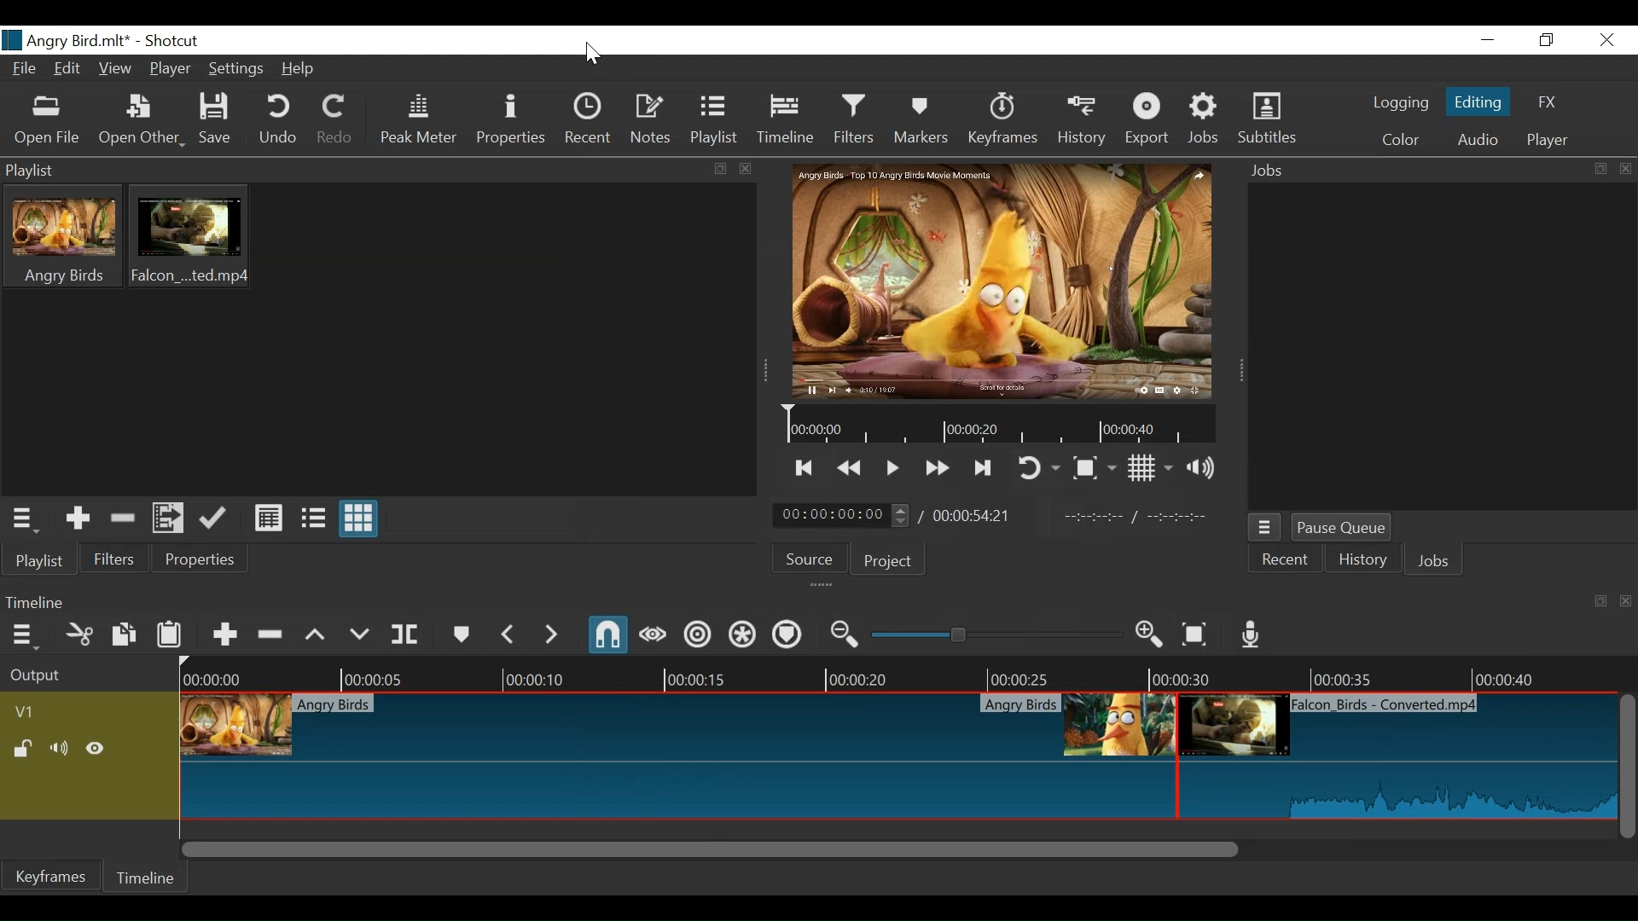  What do you see at coordinates (27, 637) in the screenshot?
I see `Timeline menu` at bounding box center [27, 637].